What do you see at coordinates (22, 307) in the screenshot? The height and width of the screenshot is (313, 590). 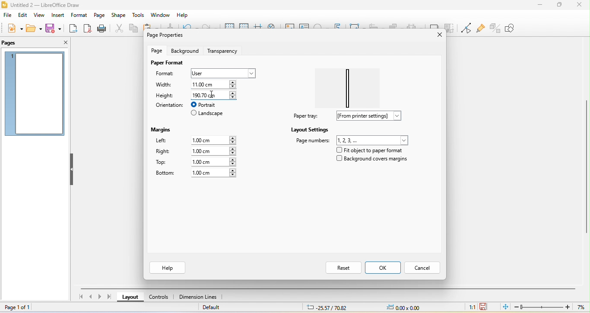 I see `page 1 of 1` at bounding box center [22, 307].